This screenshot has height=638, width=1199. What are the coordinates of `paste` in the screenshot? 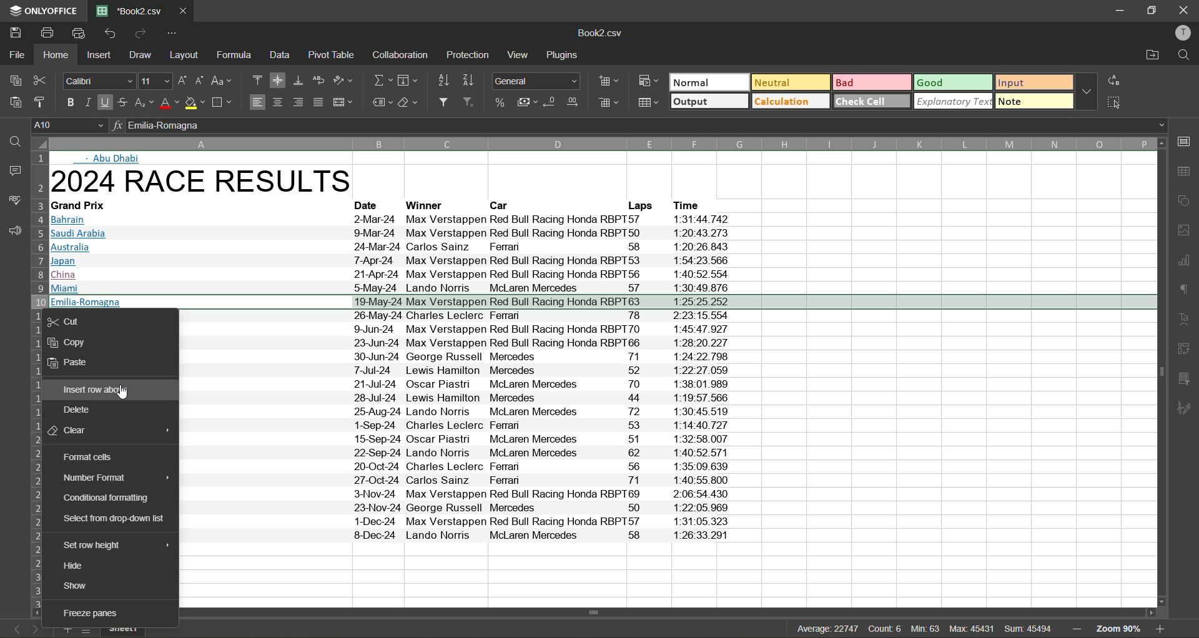 It's located at (72, 362).